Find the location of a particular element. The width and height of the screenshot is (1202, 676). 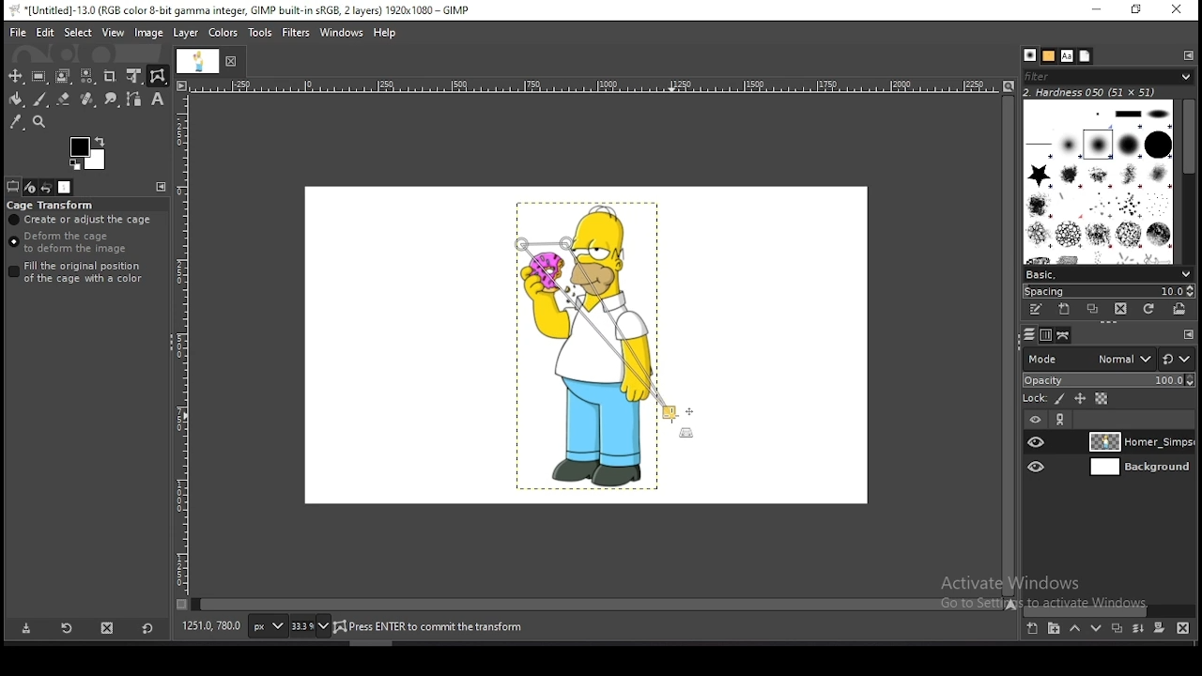

735.0, 195.0 is located at coordinates (211, 624).